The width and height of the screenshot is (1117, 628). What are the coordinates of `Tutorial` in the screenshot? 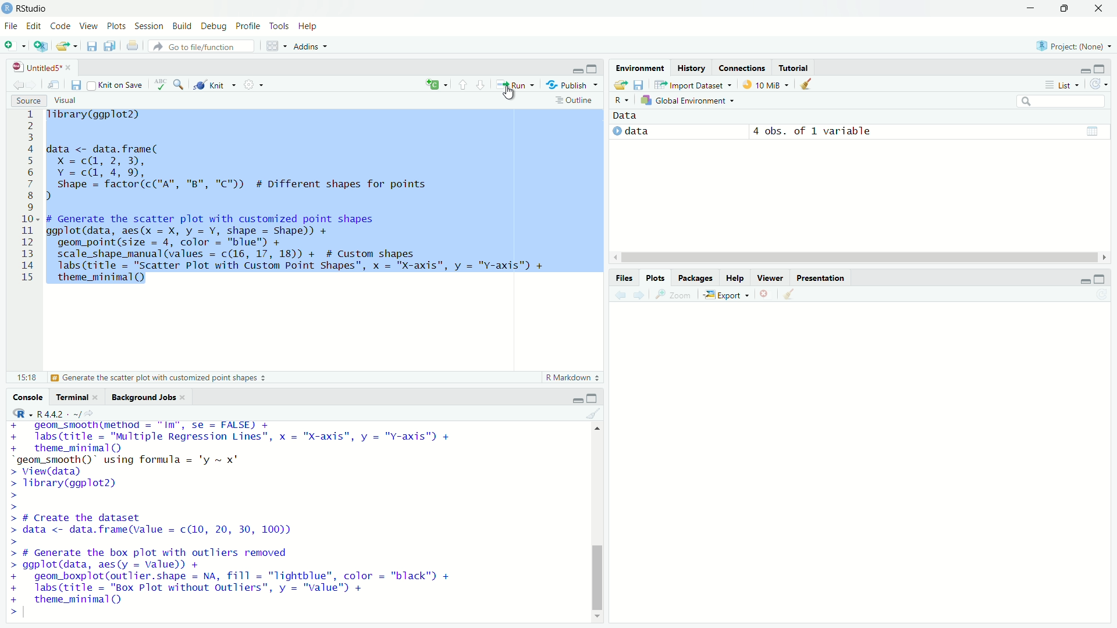 It's located at (794, 67).